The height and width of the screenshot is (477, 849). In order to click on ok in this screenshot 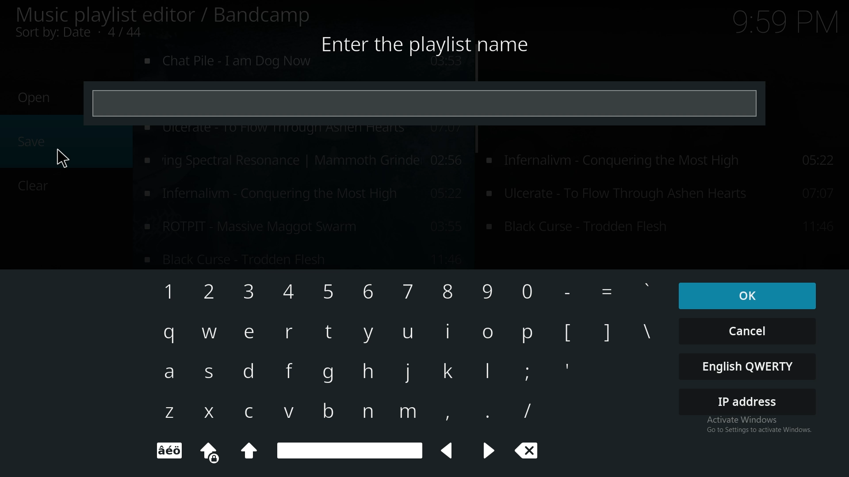, I will do `click(744, 295)`.